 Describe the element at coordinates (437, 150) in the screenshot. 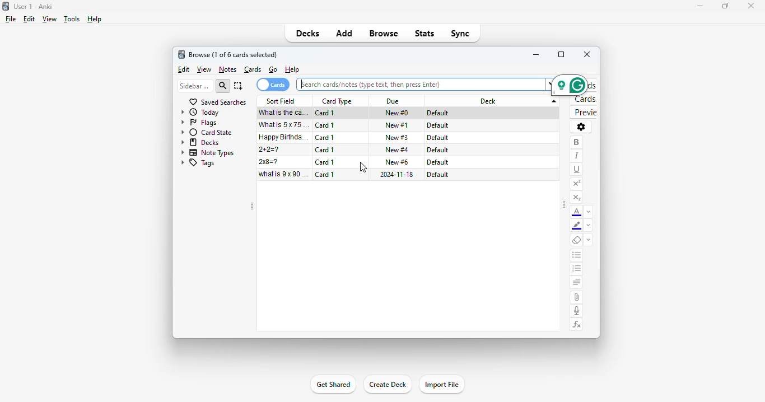

I see `default` at that location.